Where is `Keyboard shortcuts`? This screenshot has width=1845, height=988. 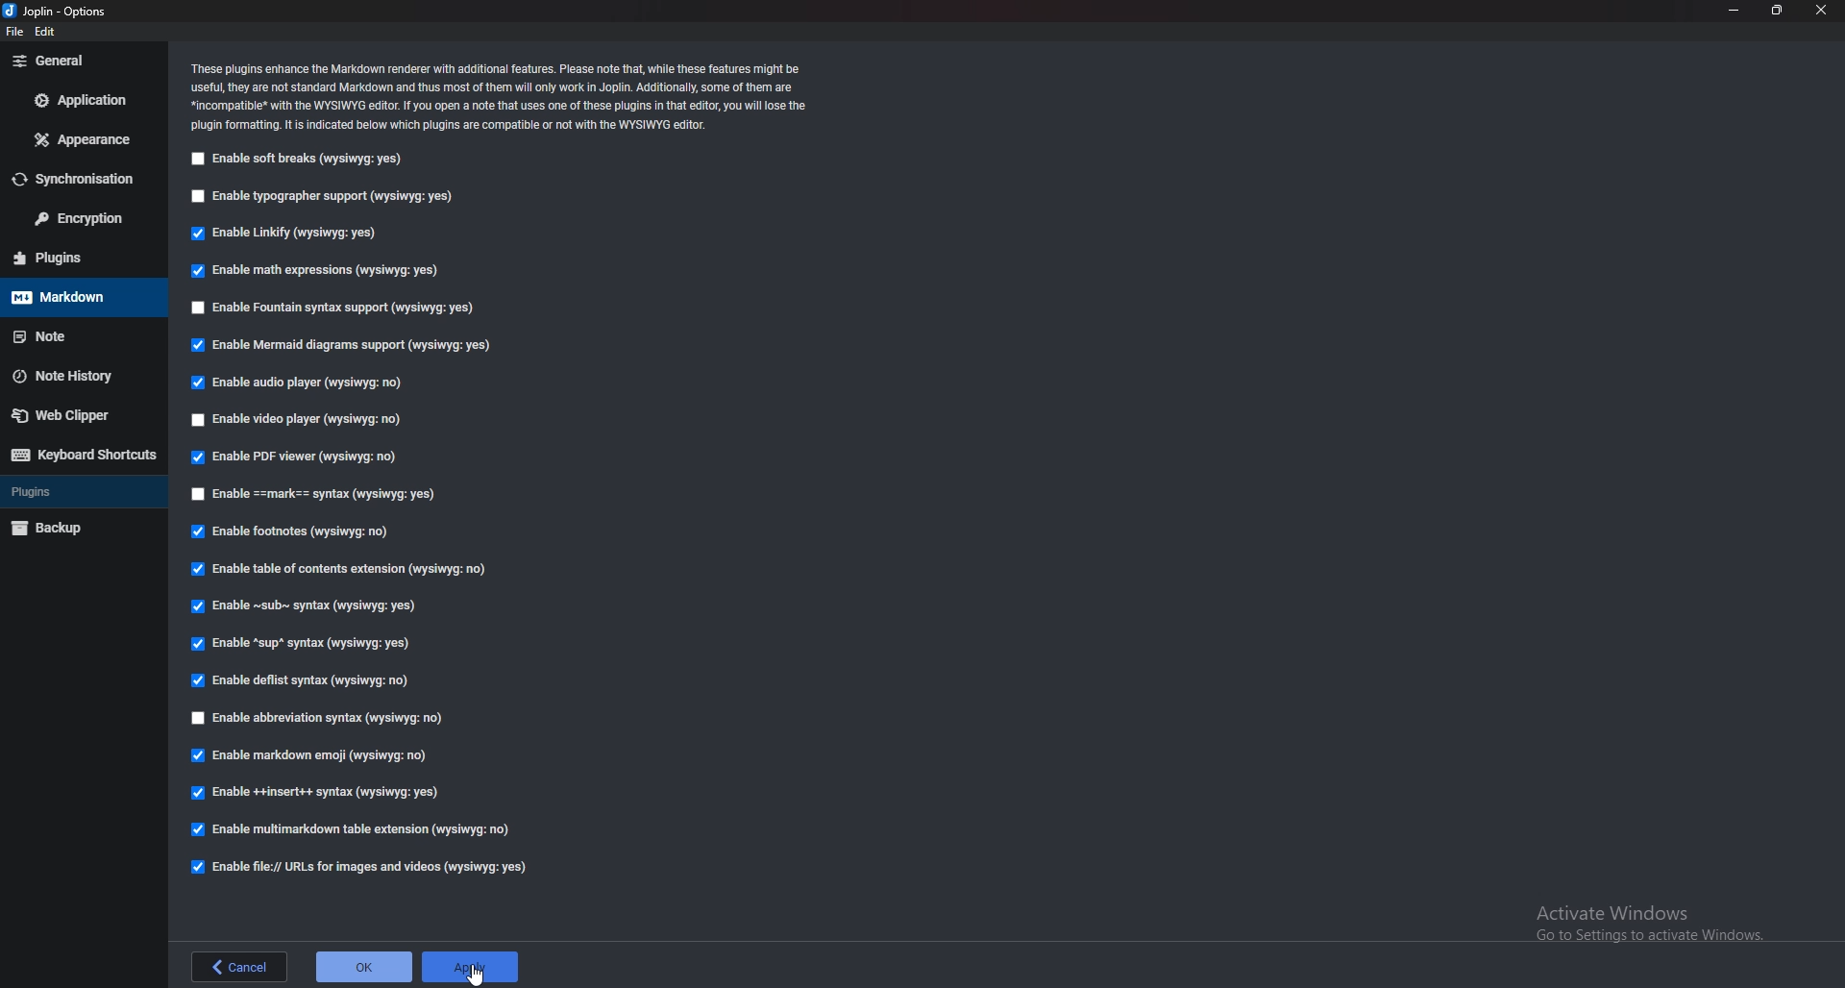 Keyboard shortcuts is located at coordinates (80, 455).